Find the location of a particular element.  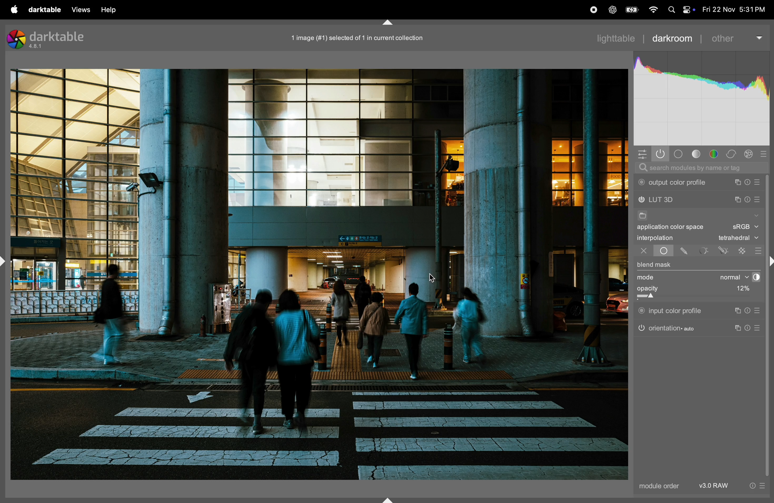

instance is located at coordinates (737, 311).